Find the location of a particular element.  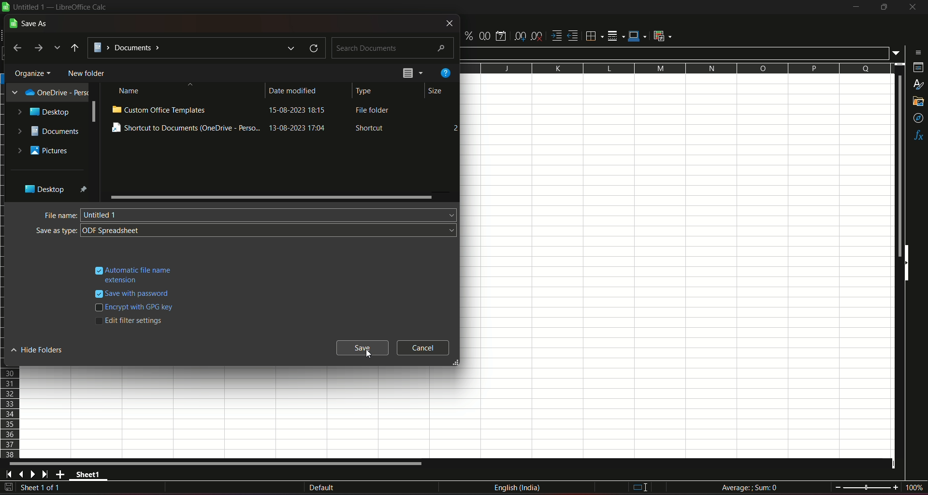

cancel is located at coordinates (422, 348).